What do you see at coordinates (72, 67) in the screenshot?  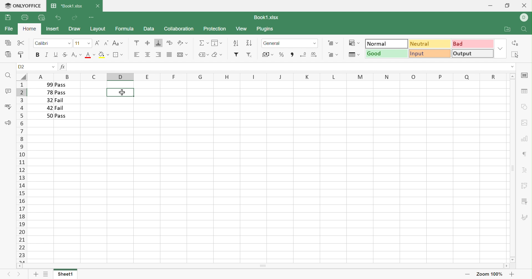 I see `99` at bounding box center [72, 67].